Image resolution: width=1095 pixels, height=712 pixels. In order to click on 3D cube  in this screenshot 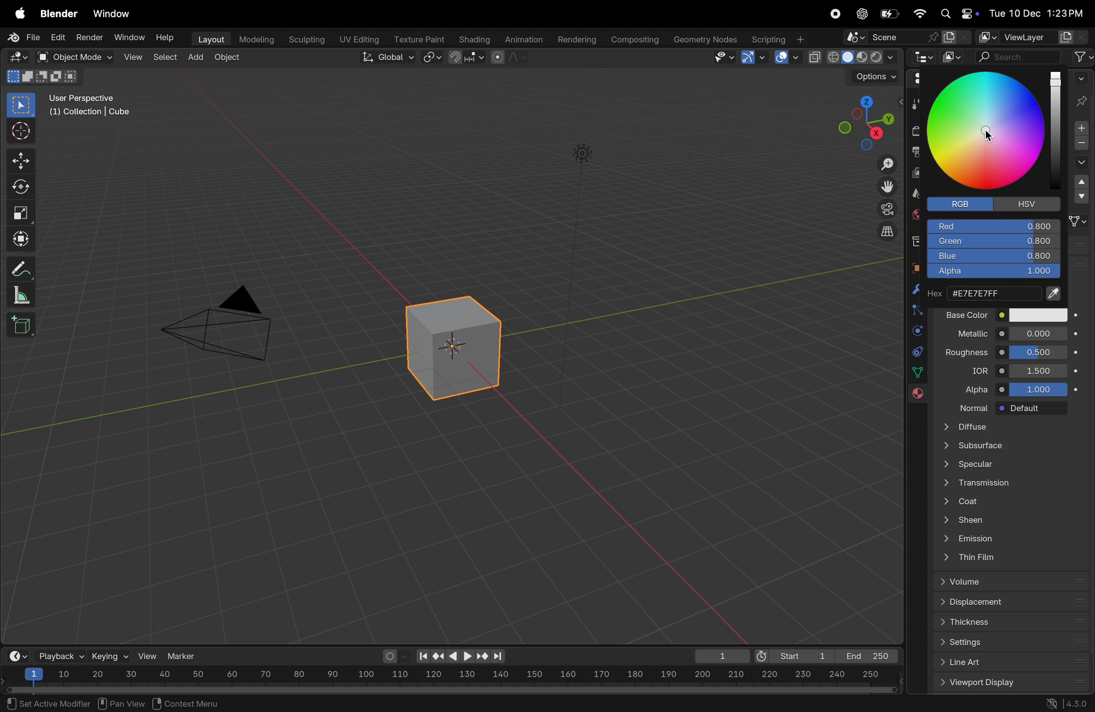, I will do `click(450, 348)`.